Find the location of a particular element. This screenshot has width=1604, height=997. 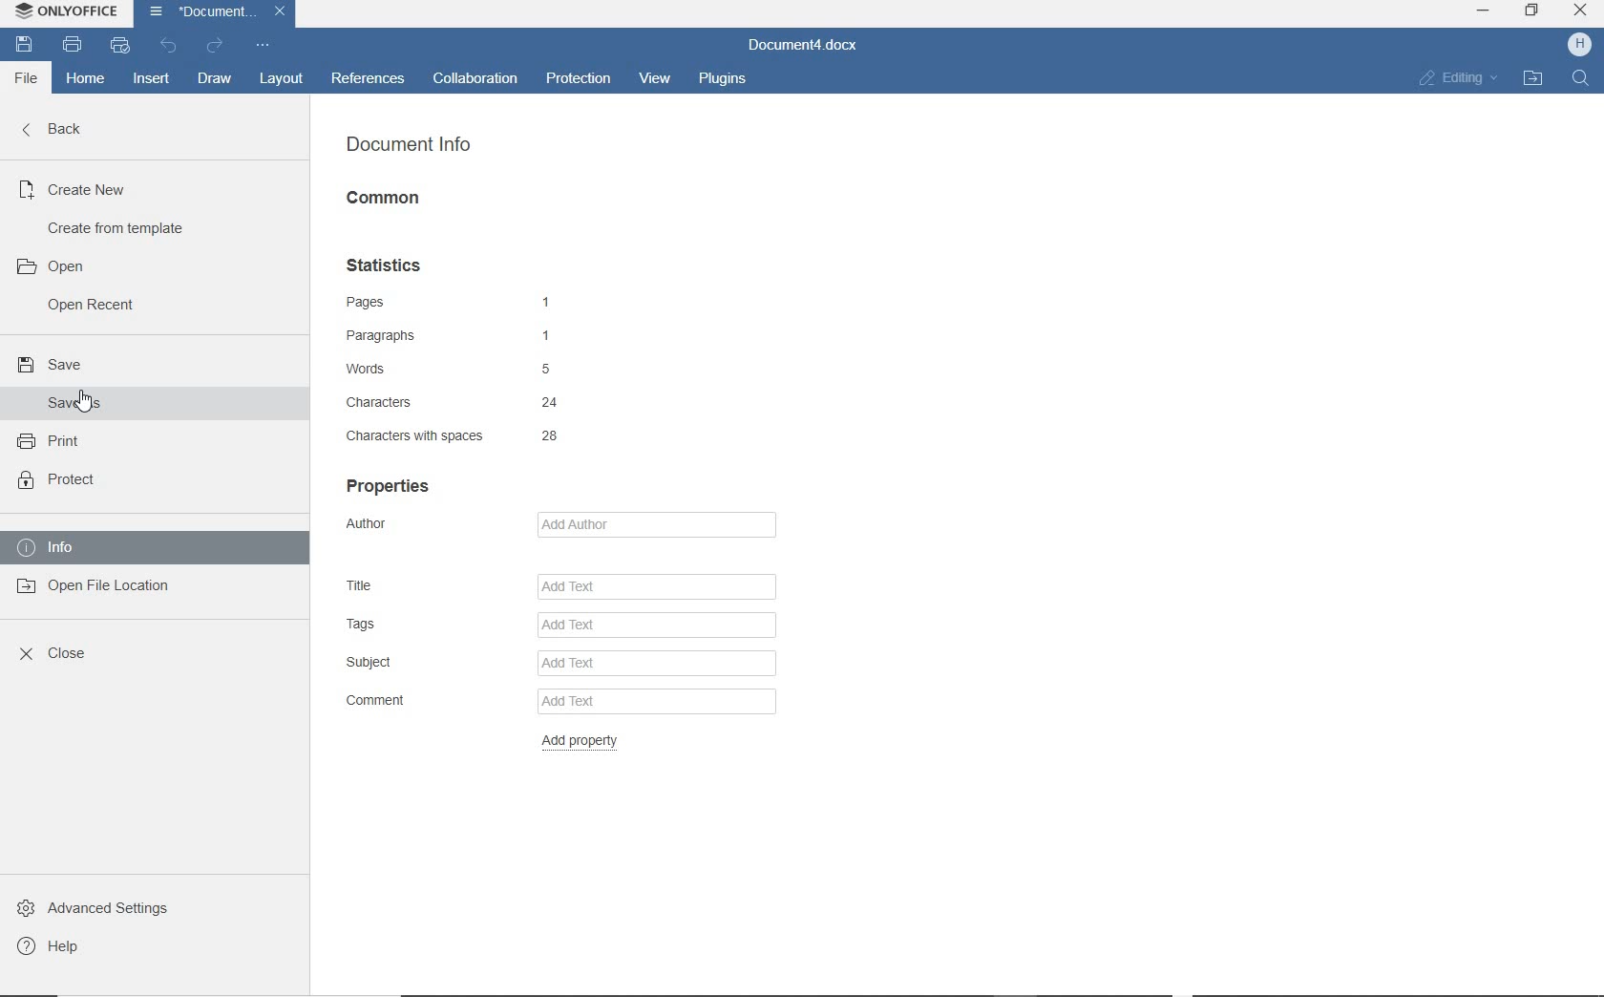

subject is located at coordinates (424, 664).